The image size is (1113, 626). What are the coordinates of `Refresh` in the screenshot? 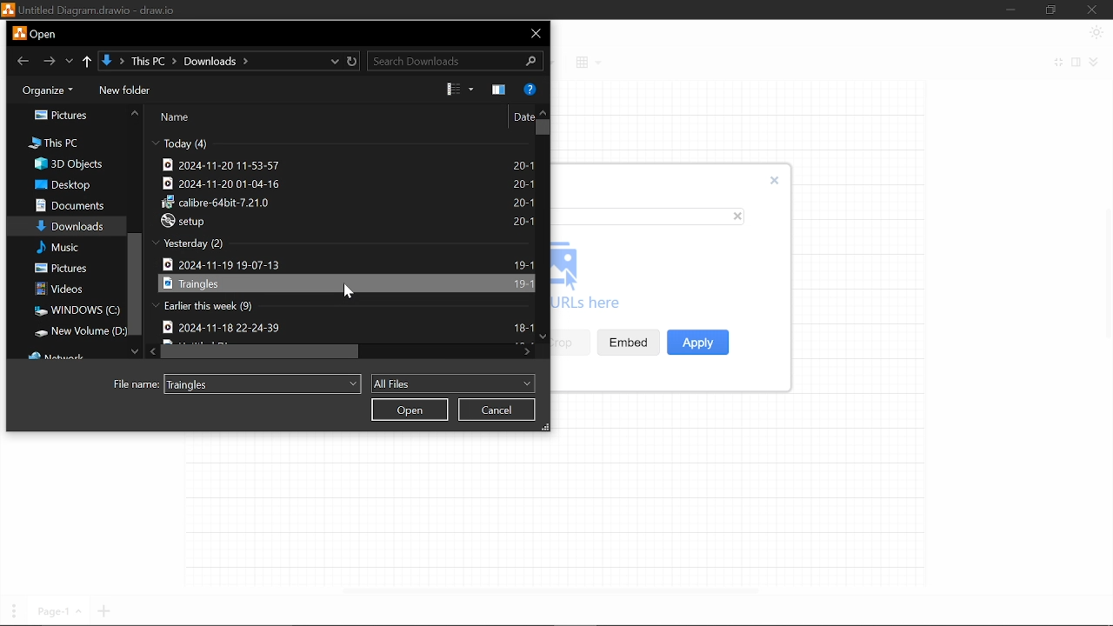 It's located at (352, 61).